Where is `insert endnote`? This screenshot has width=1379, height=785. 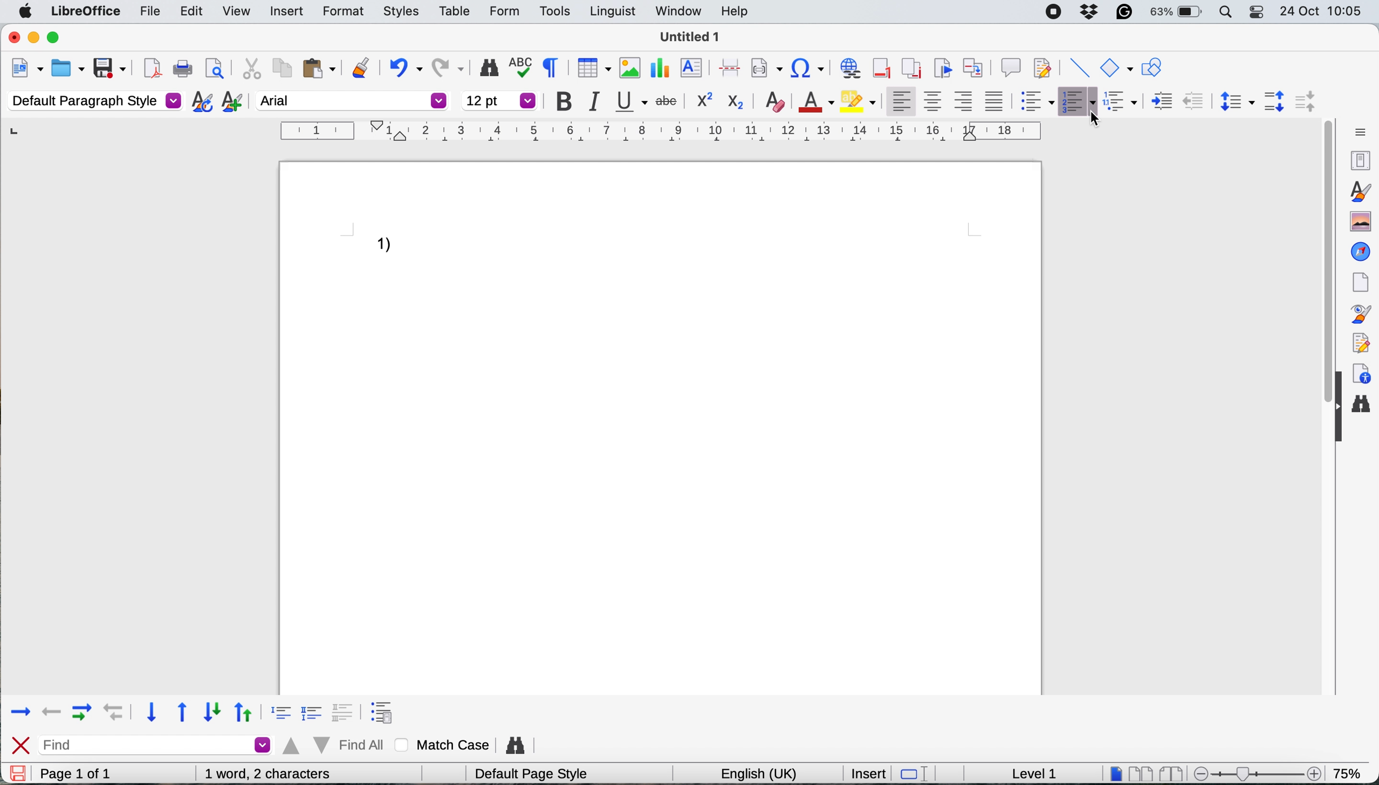 insert endnote is located at coordinates (910, 67).